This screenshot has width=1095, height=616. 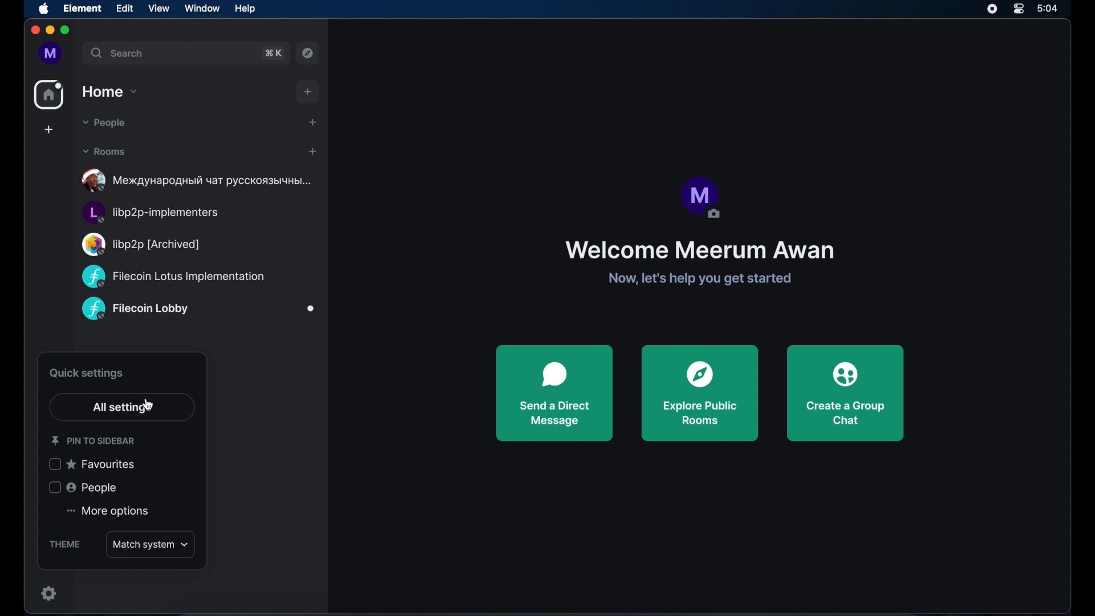 I want to click on screen recorder icon, so click(x=992, y=9).